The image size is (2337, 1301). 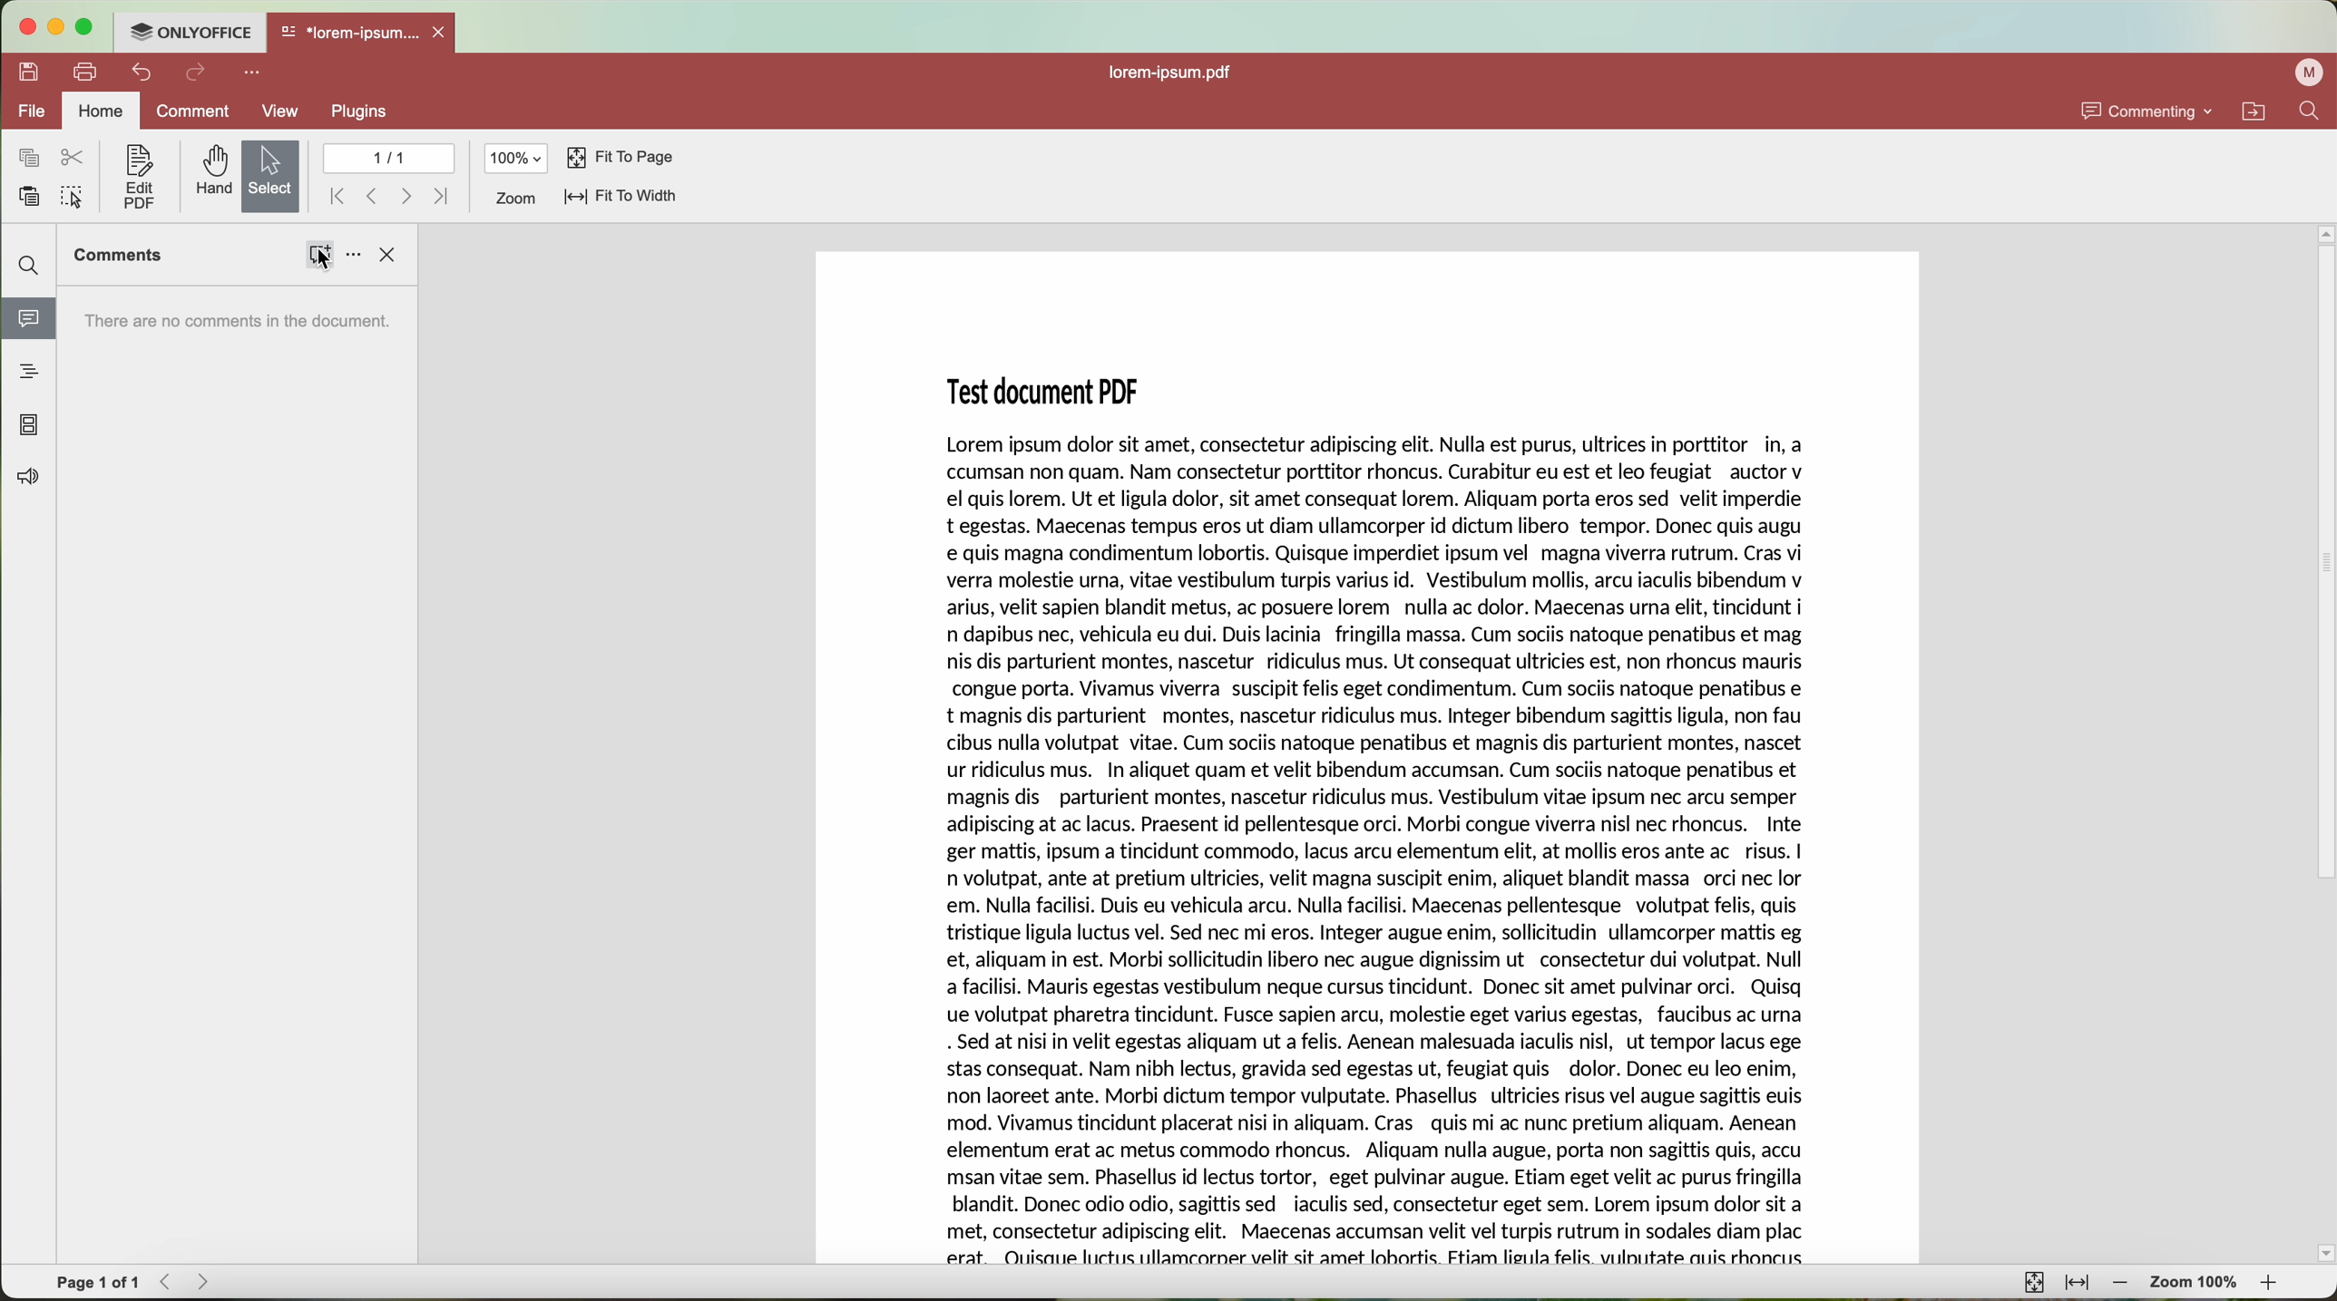 I want to click on fit to page, so click(x=2034, y=1283).